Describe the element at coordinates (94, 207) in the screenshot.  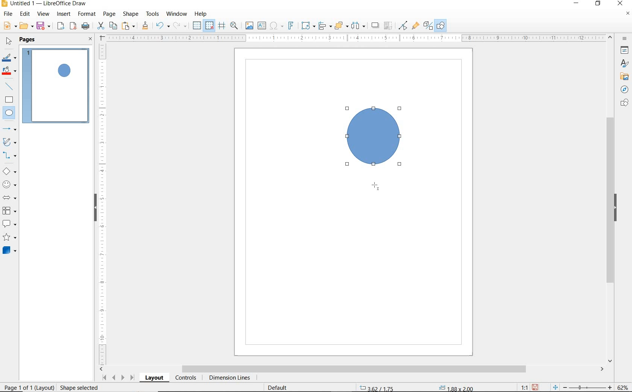
I see `HIDE` at that location.